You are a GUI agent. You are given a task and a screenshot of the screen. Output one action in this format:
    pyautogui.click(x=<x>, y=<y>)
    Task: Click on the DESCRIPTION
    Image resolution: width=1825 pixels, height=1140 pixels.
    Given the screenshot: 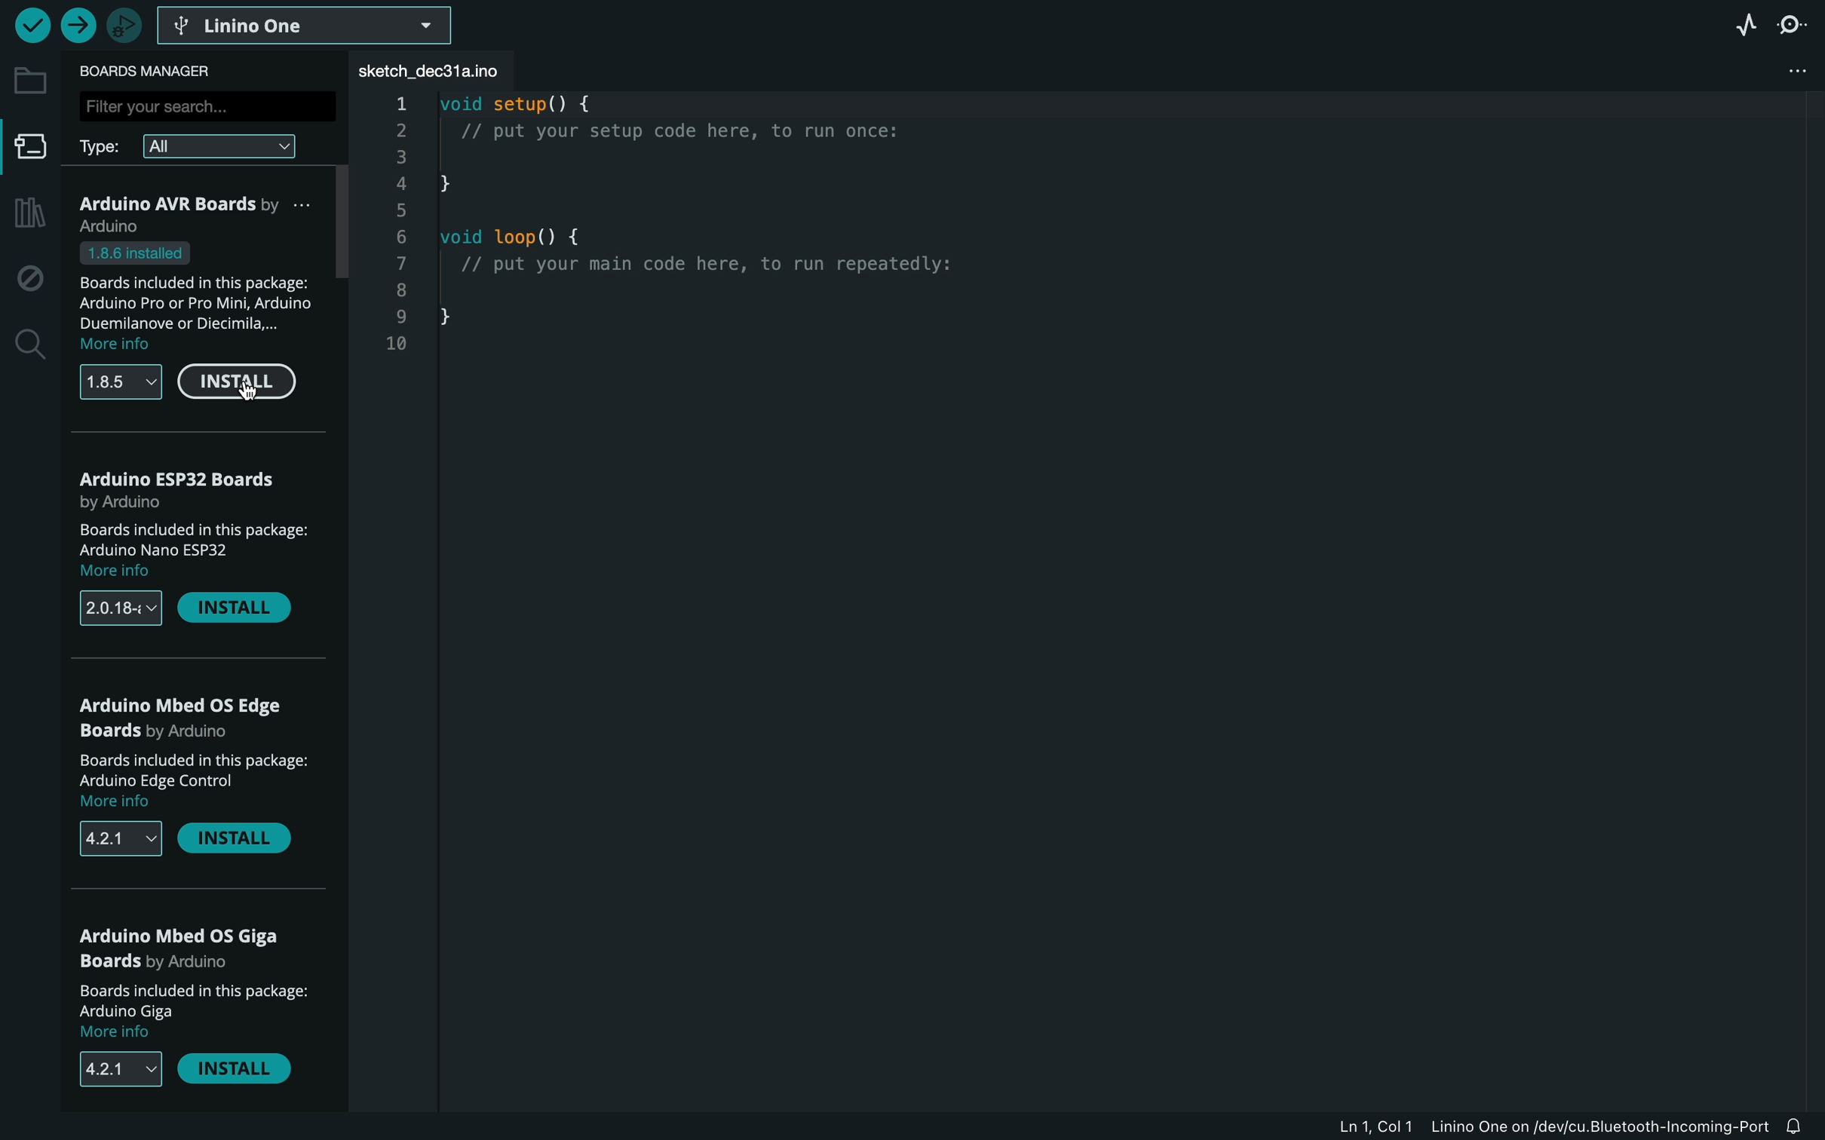 What is the action you would take?
    pyautogui.click(x=192, y=1011)
    